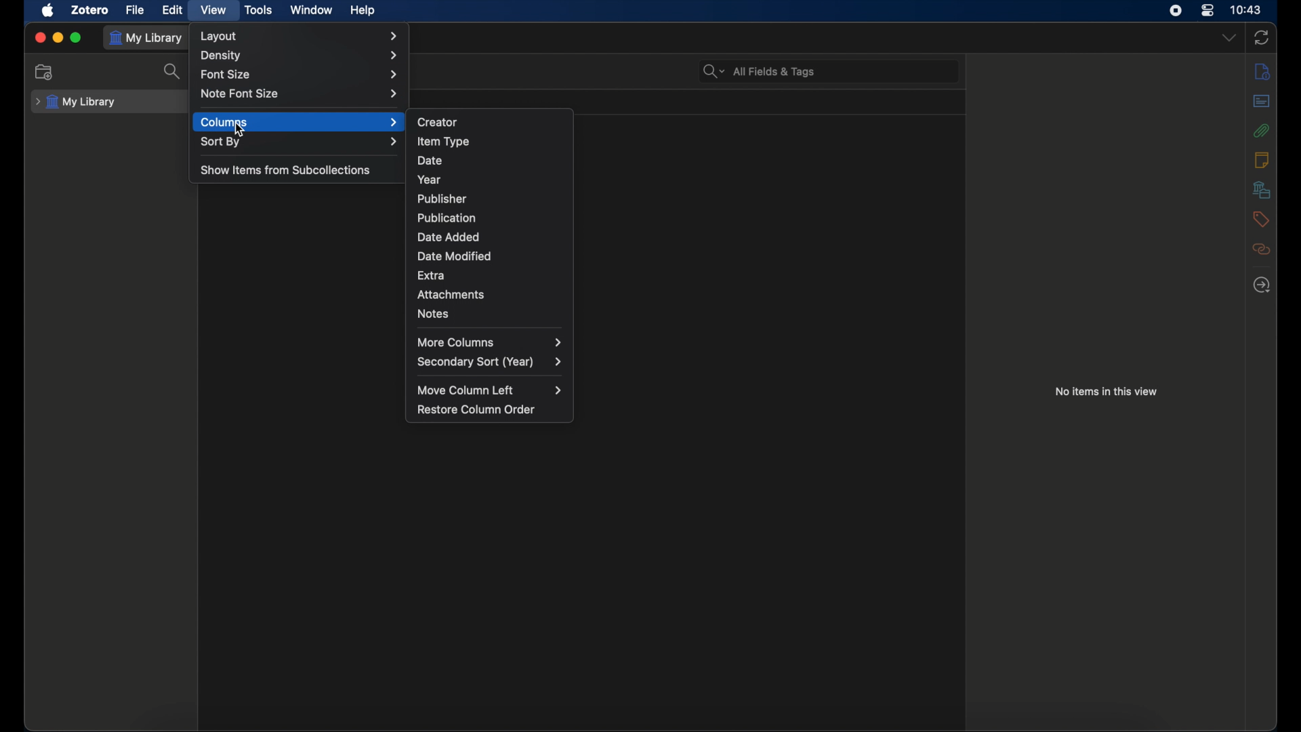 Image resolution: width=1301 pixels, height=732 pixels. What do you see at coordinates (451, 295) in the screenshot?
I see `attachments` at bounding box center [451, 295].